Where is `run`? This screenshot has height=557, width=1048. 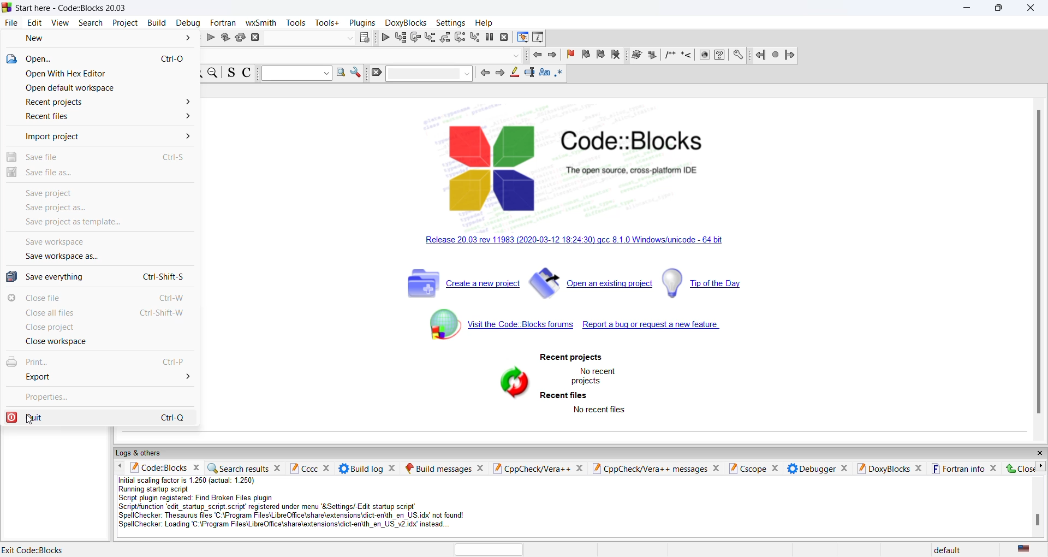
run is located at coordinates (651, 55).